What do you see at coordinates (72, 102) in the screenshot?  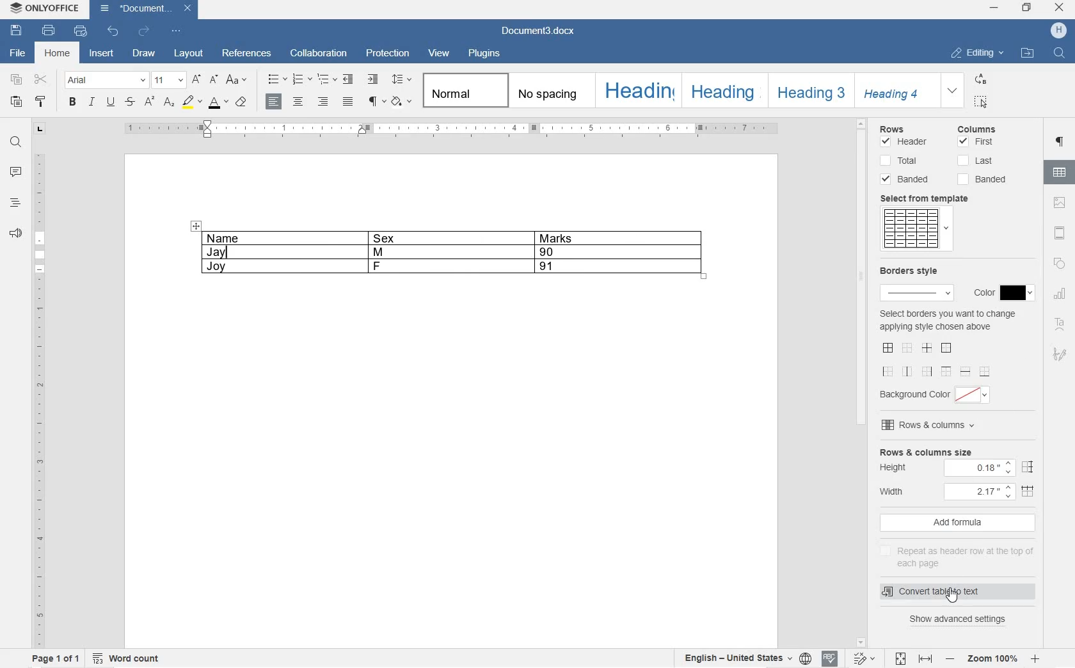 I see `BOLD` at bounding box center [72, 102].